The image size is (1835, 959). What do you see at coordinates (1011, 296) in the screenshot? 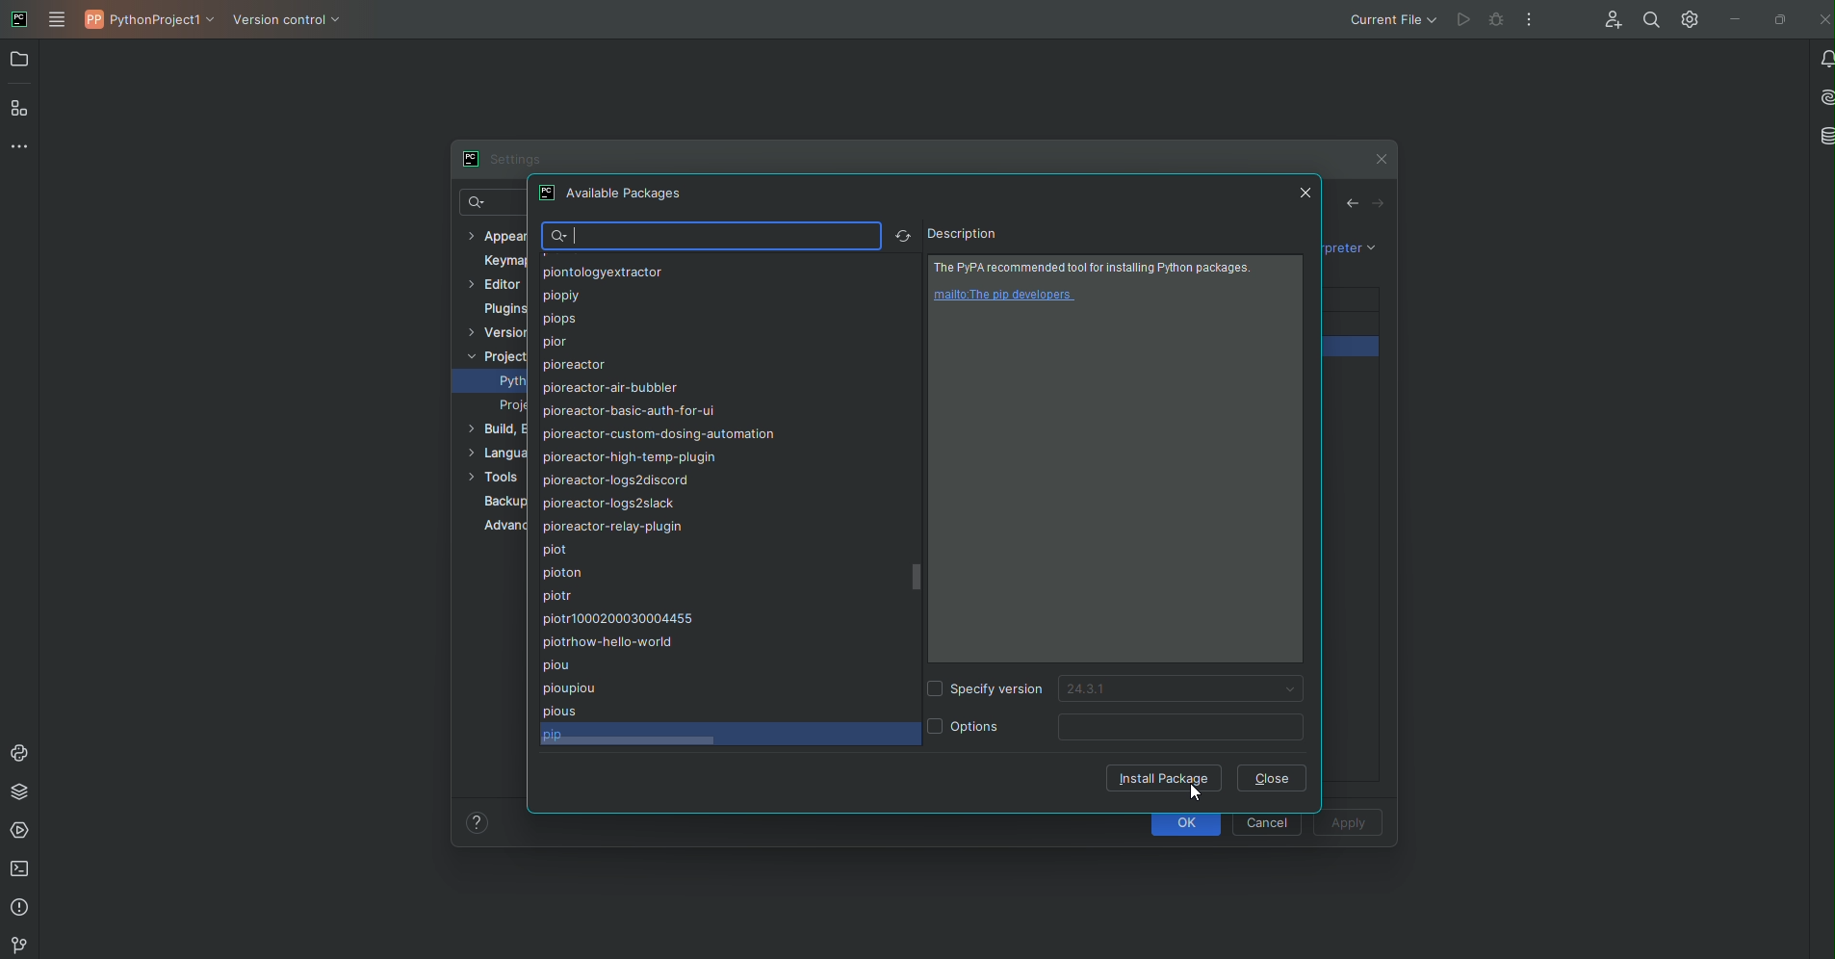
I see `Pip developers` at bounding box center [1011, 296].